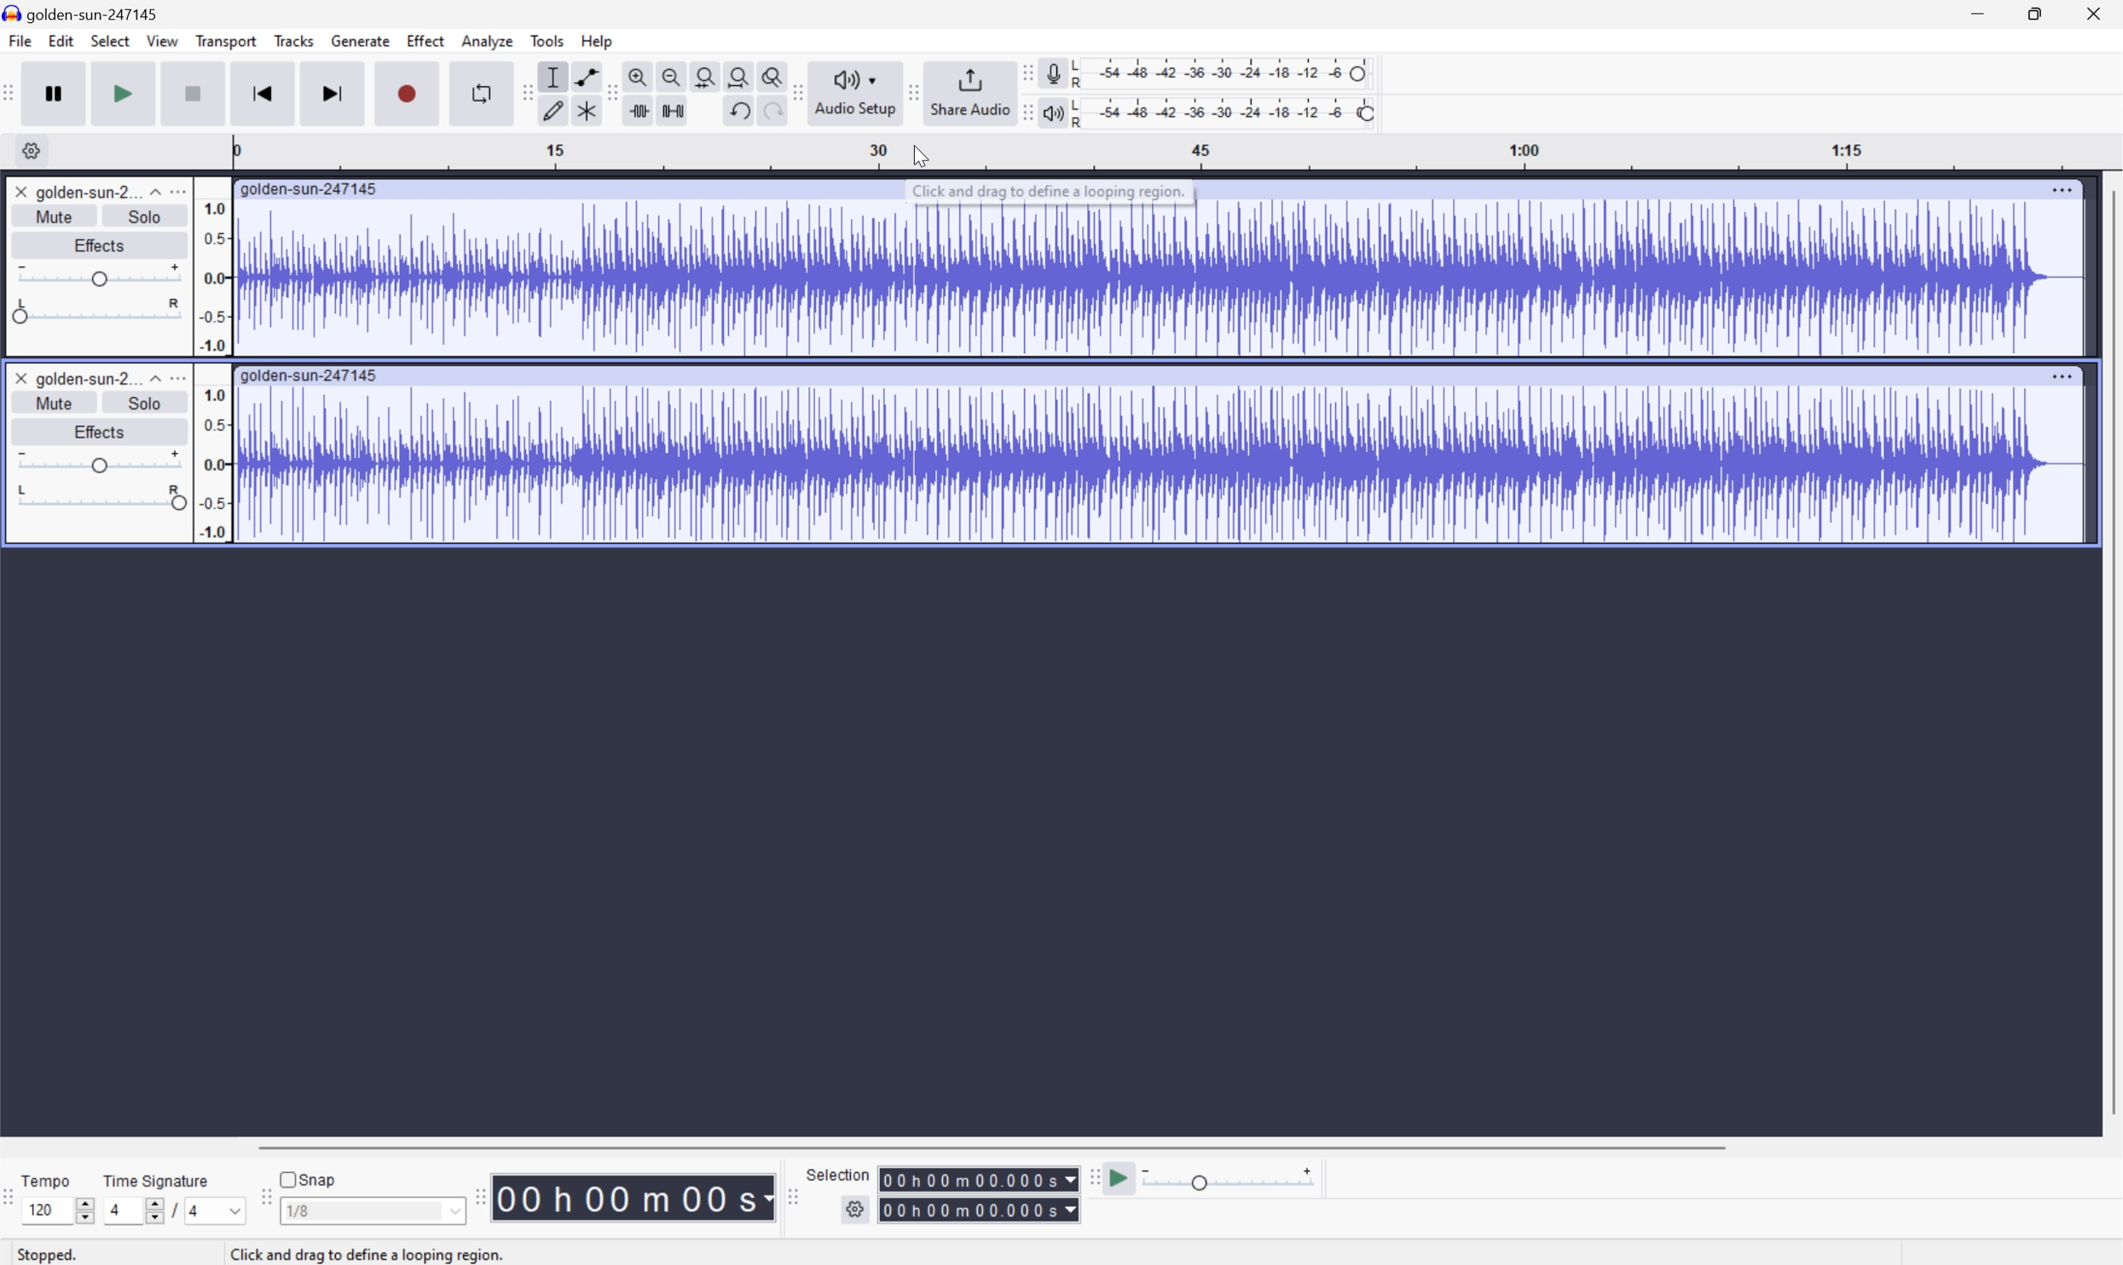  What do you see at coordinates (95, 431) in the screenshot?
I see `Effects` at bounding box center [95, 431].